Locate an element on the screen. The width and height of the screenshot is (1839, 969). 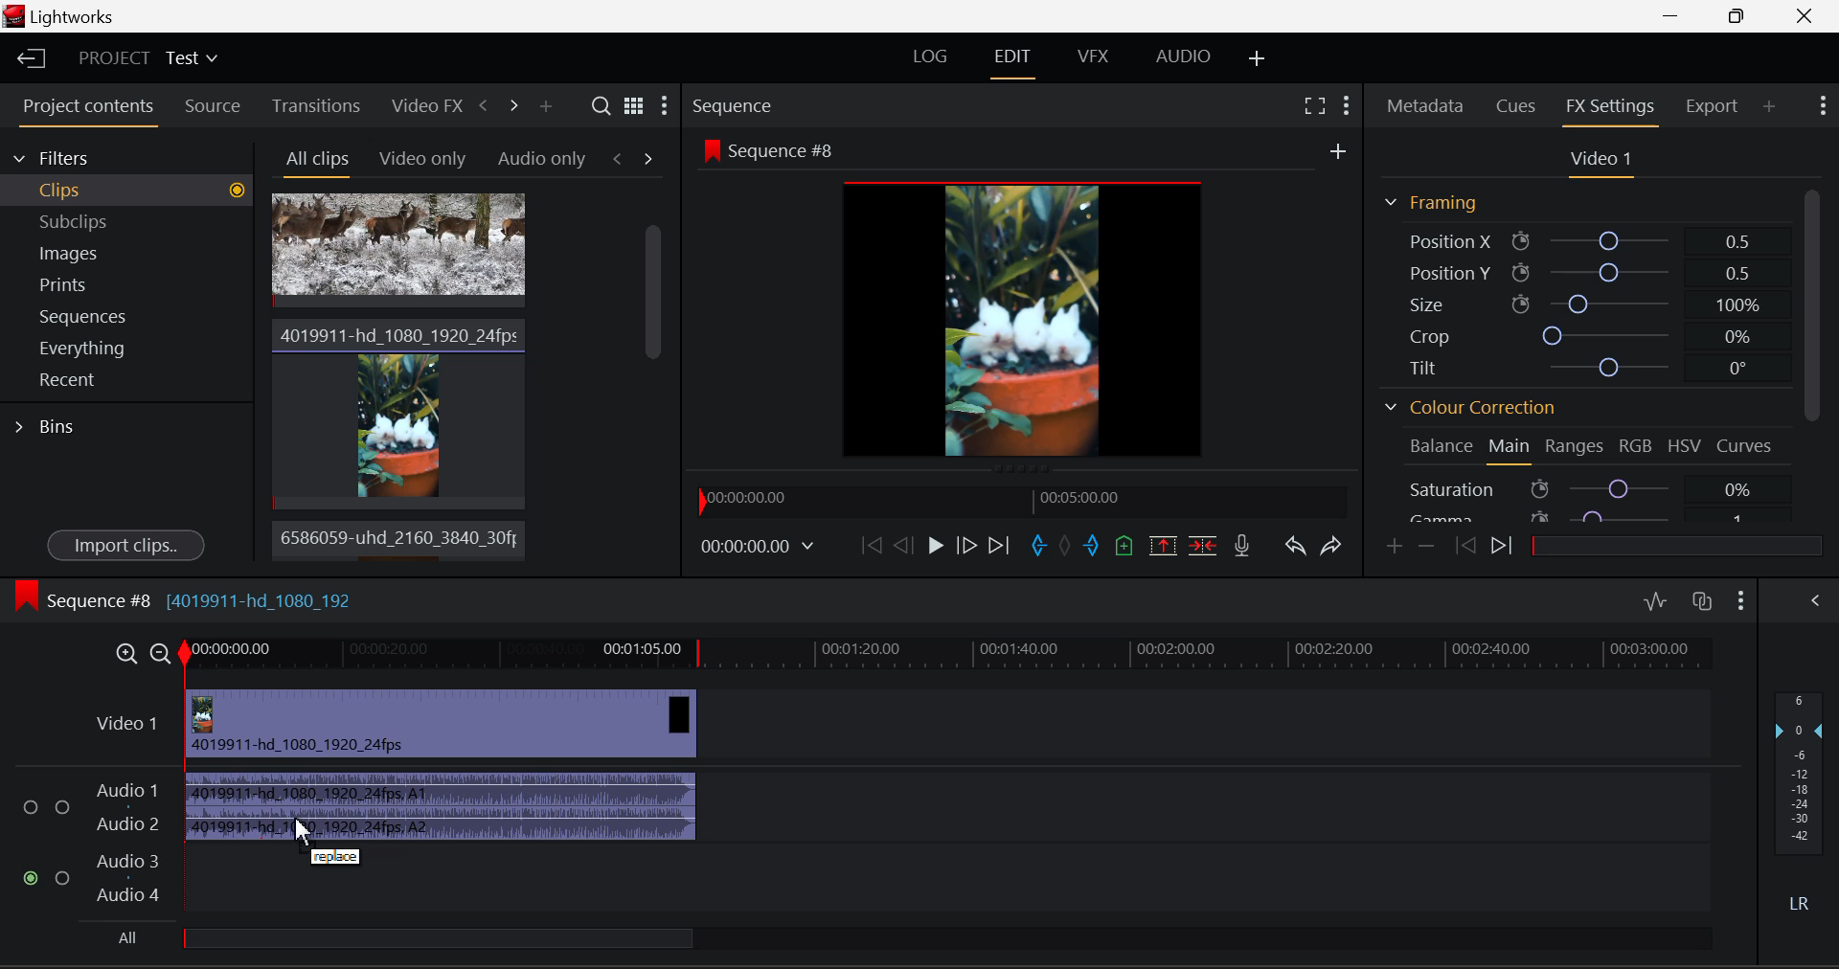
Saturation is located at coordinates (1593, 488).